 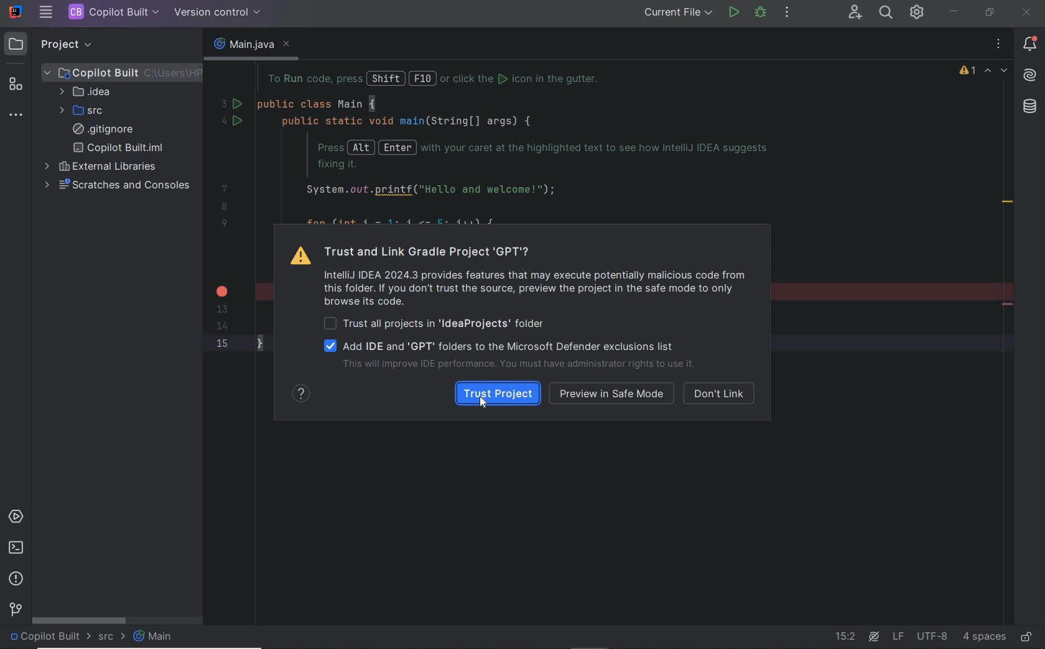 What do you see at coordinates (16, 547) in the screenshot?
I see `terminal` at bounding box center [16, 547].